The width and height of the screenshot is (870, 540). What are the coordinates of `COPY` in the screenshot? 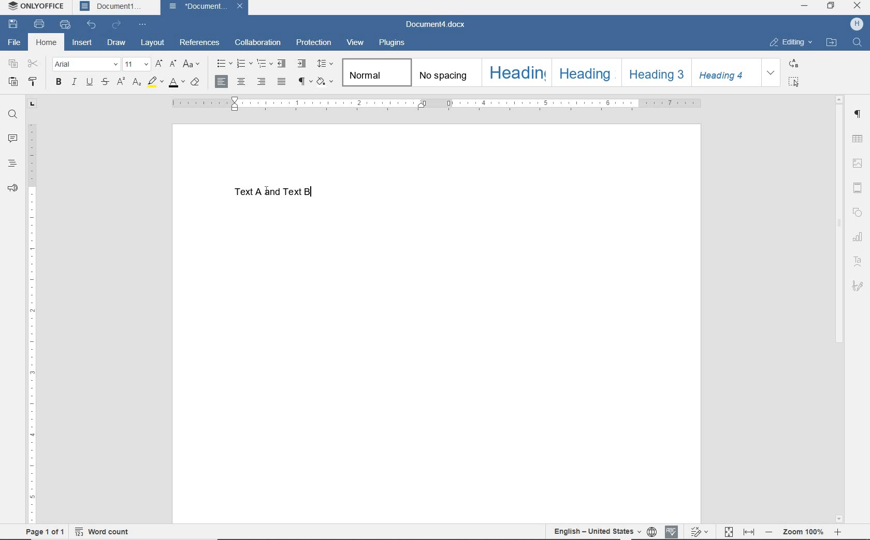 It's located at (13, 64).